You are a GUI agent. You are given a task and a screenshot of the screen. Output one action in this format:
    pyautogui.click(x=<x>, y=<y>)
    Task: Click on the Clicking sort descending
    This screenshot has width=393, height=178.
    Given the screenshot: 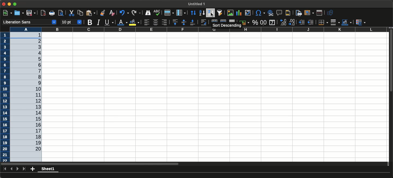 What is the action you would take?
    pyautogui.click(x=210, y=13)
    